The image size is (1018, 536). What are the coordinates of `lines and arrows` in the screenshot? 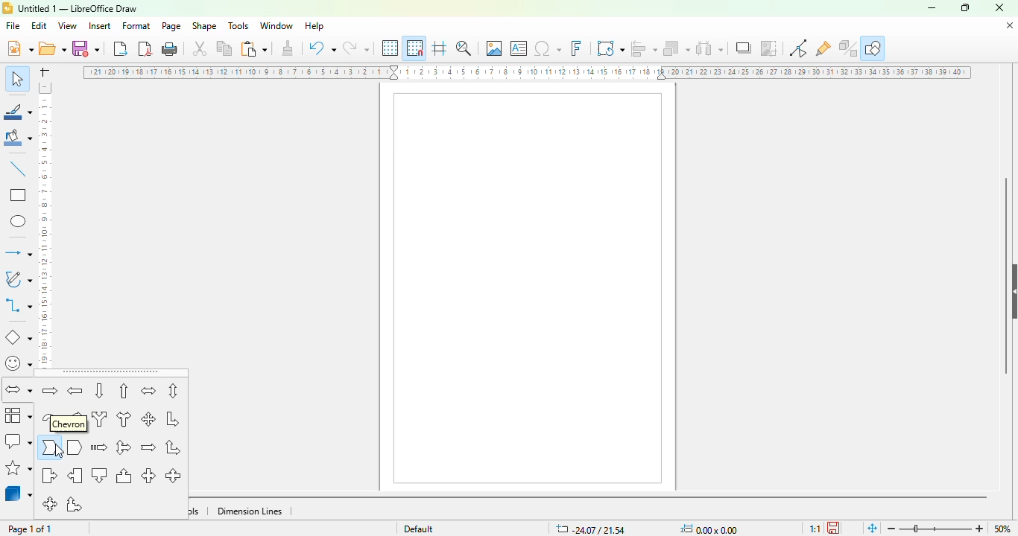 It's located at (18, 252).